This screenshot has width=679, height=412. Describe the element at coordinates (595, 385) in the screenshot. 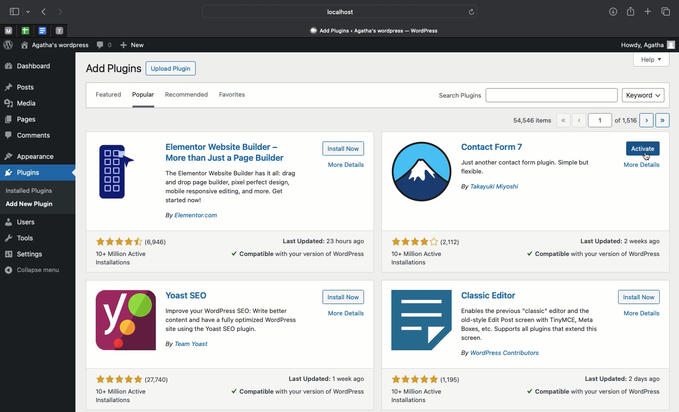

I see `More details` at that location.